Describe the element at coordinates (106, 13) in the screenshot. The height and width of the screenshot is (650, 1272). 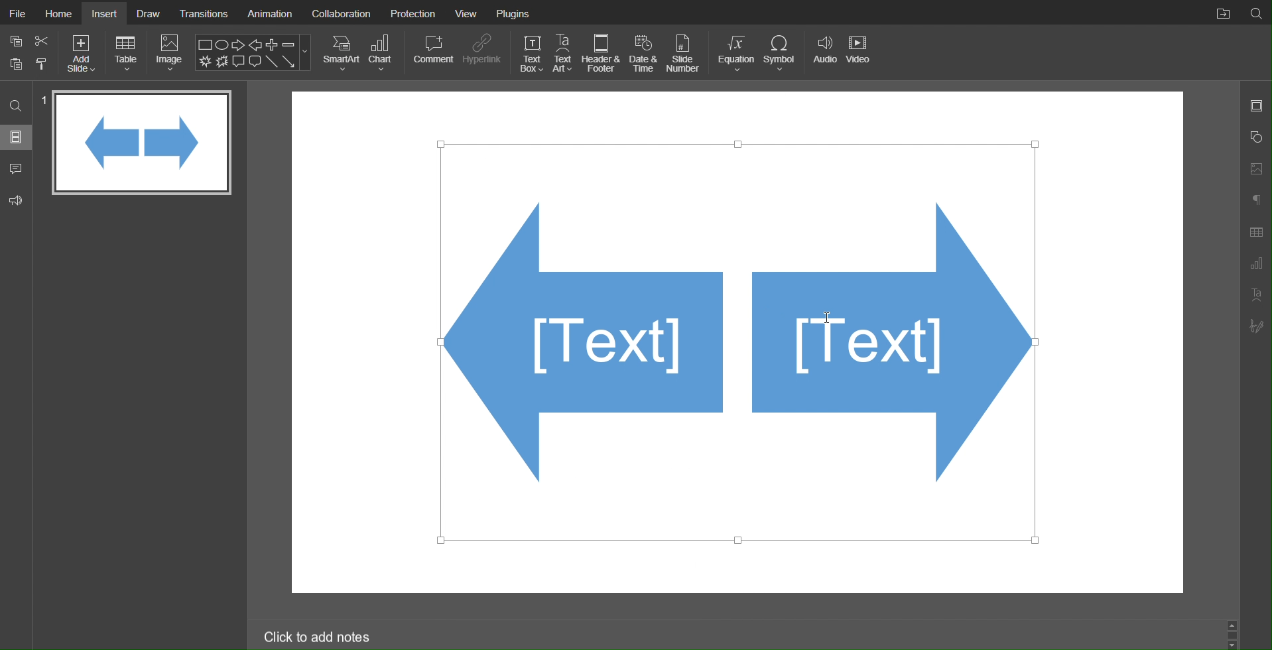
I see `Insert` at that location.